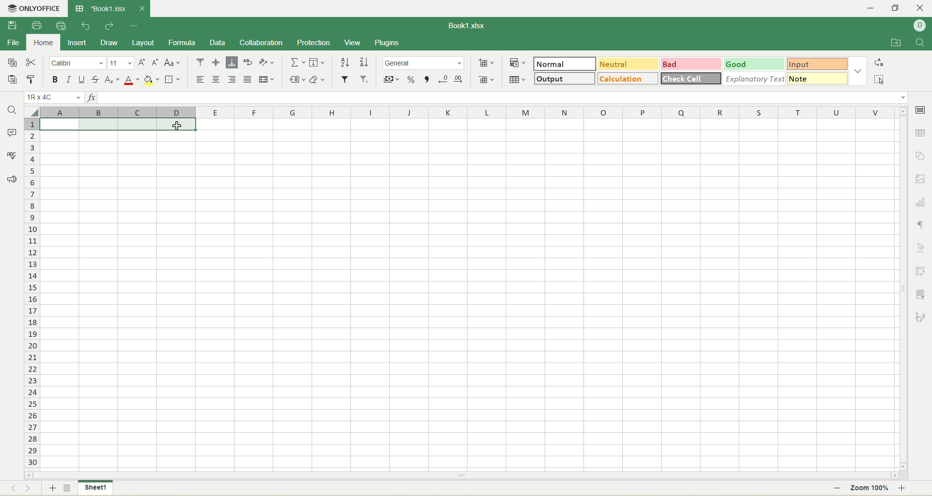  What do you see at coordinates (870, 8) in the screenshot?
I see `minimize` at bounding box center [870, 8].